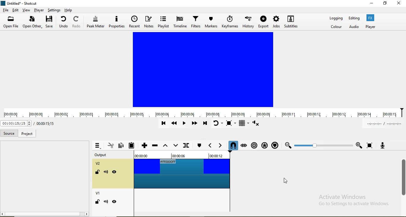  What do you see at coordinates (77, 22) in the screenshot?
I see `redo` at bounding box center [77, 22].